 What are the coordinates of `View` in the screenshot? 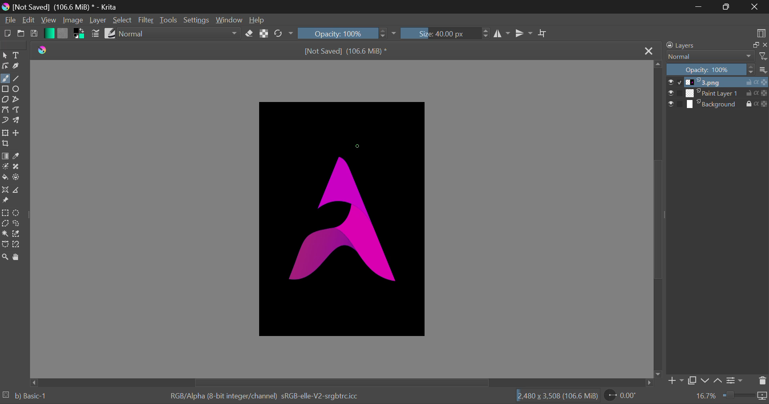 It's located at (48, 21).